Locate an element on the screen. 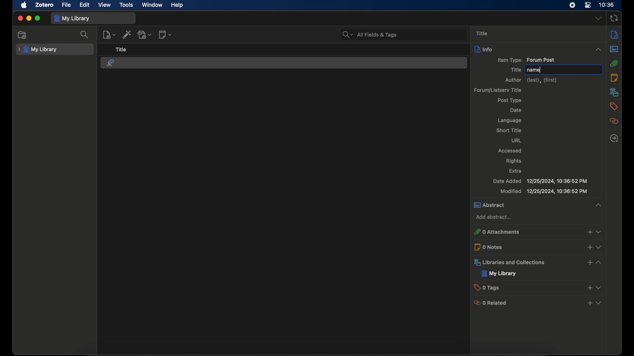 Image resolution: width=634 pixels, height=356 pixels. locate is located at coordinates (615, 138).